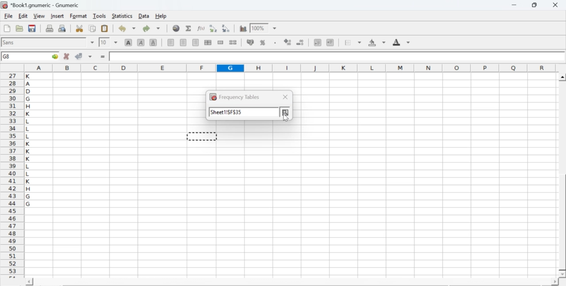  Describe the element at coordinates (214, 28) in the screenshot. I see `Sort the selected region in ascending order based on the first column selected` at that location.